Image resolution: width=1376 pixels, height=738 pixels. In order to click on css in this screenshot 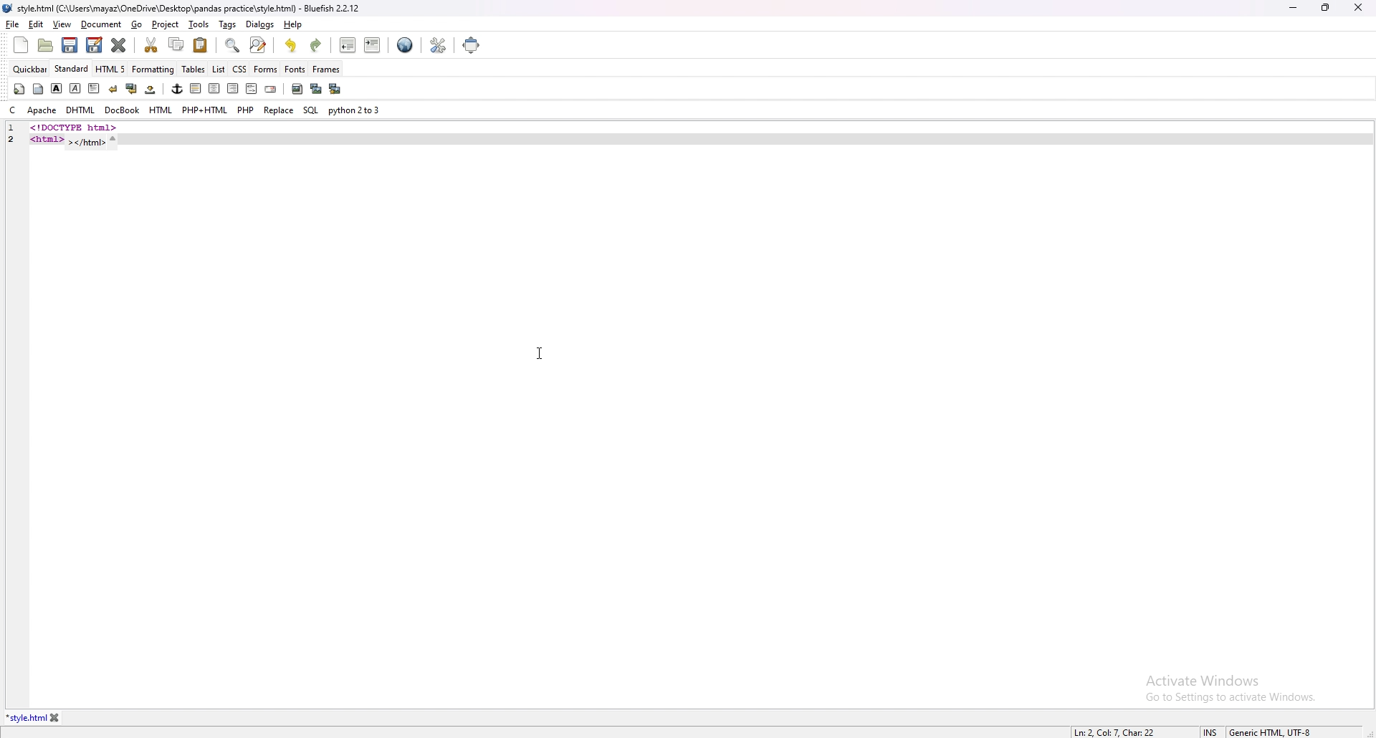, I will do `click(240, 68)`.